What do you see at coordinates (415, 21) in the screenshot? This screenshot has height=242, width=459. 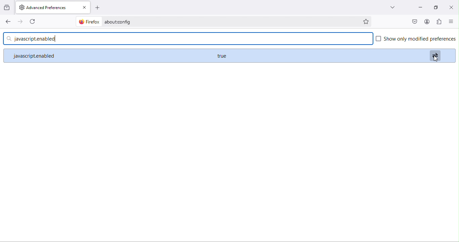 I see `pocket` at bounding box center [415, 21].